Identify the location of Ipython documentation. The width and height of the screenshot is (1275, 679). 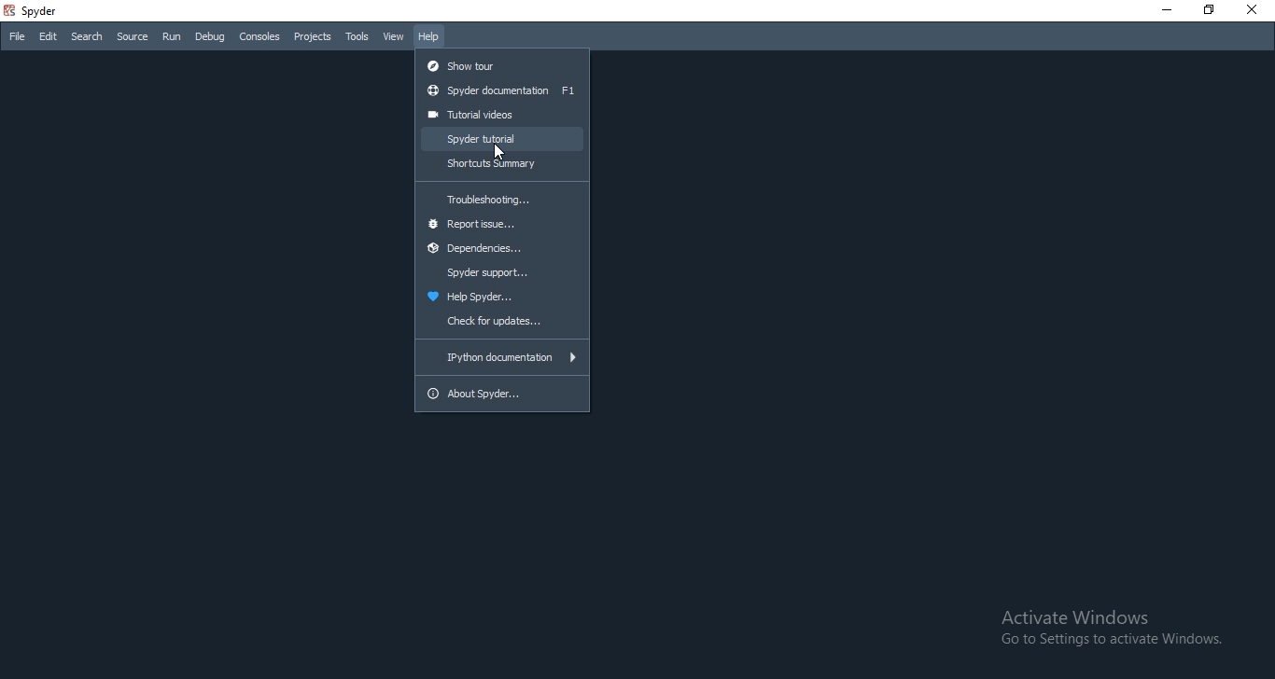
(500, 357).